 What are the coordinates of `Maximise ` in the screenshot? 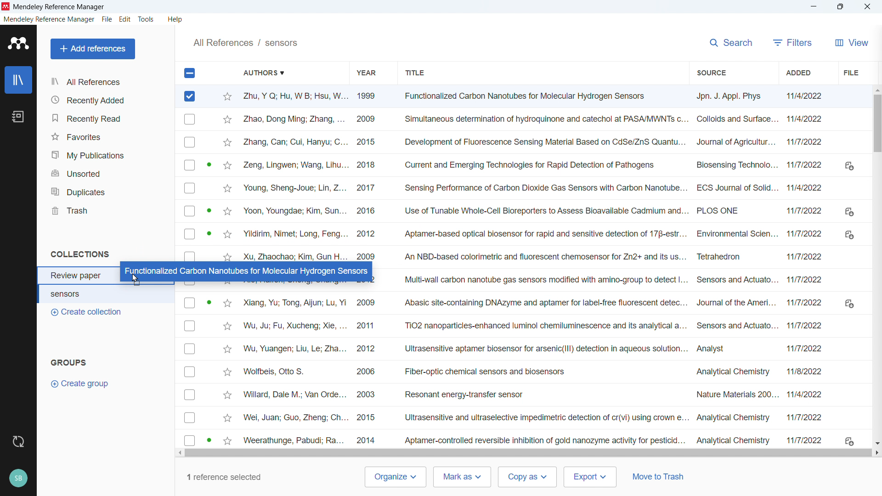 It's located at (840, 7).